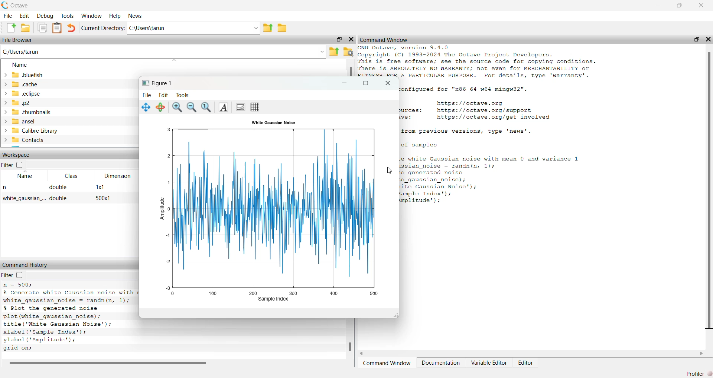 This screenshot has width=713, height=378. Describe the element at coordinates (57, 28) in the screenshot. I see `document clipboard` at that location.